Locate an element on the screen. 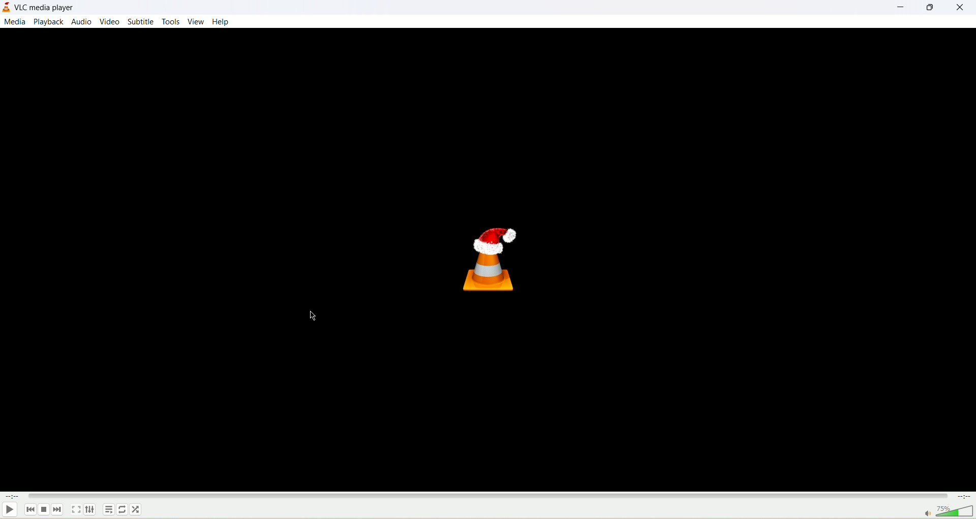  elapsed time is located at coordinates (13, 496).